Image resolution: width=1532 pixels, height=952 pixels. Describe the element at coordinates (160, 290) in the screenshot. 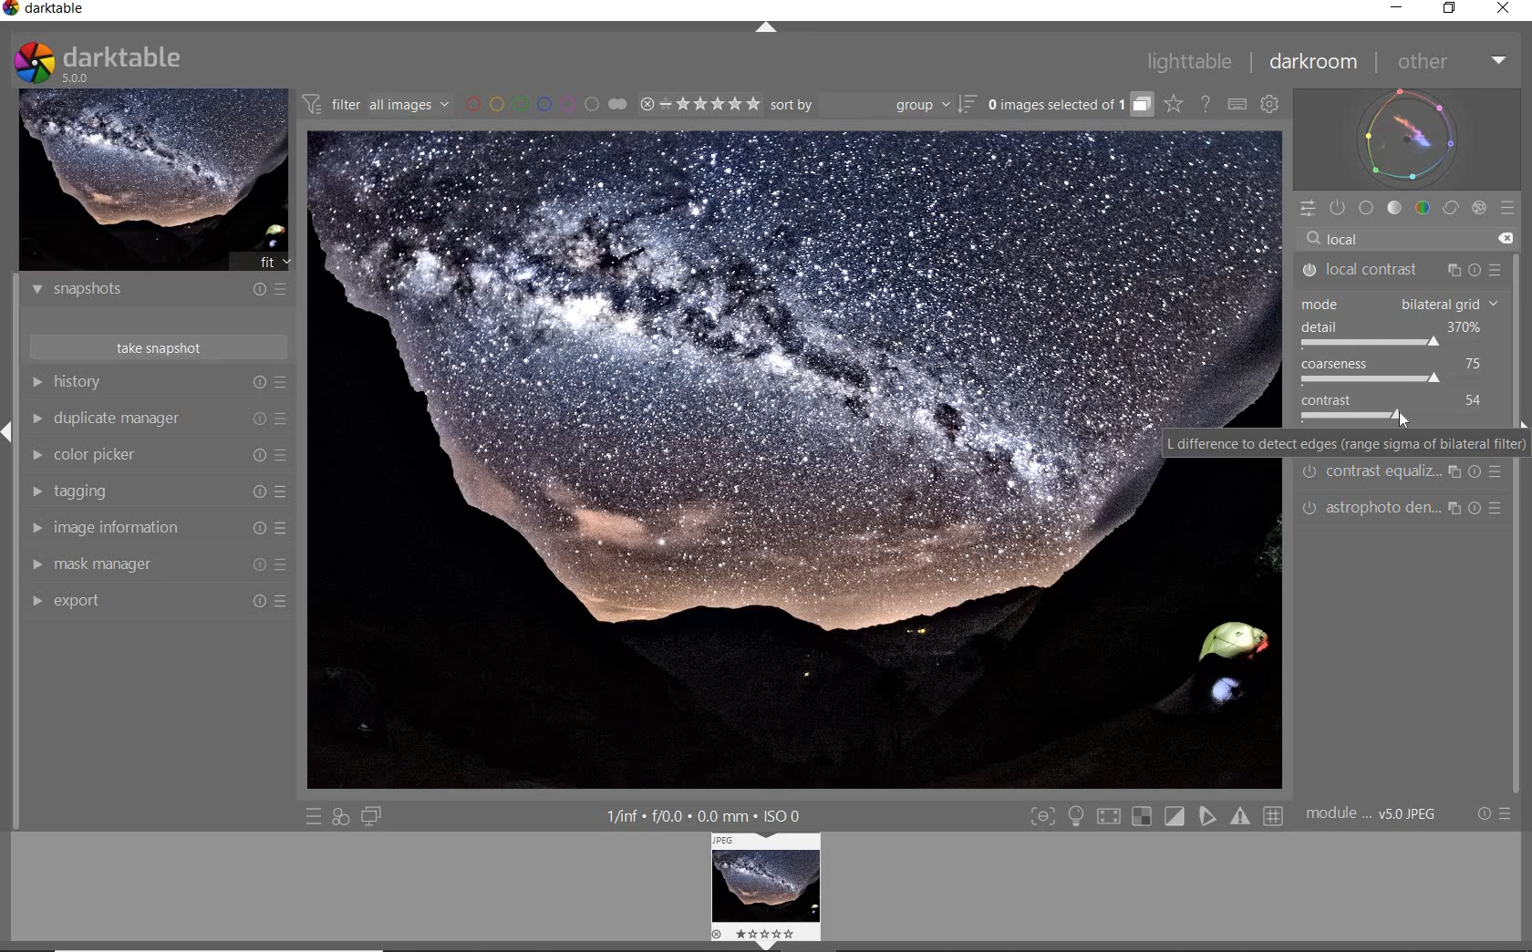

I see `SNAPSHOTS` at that location.